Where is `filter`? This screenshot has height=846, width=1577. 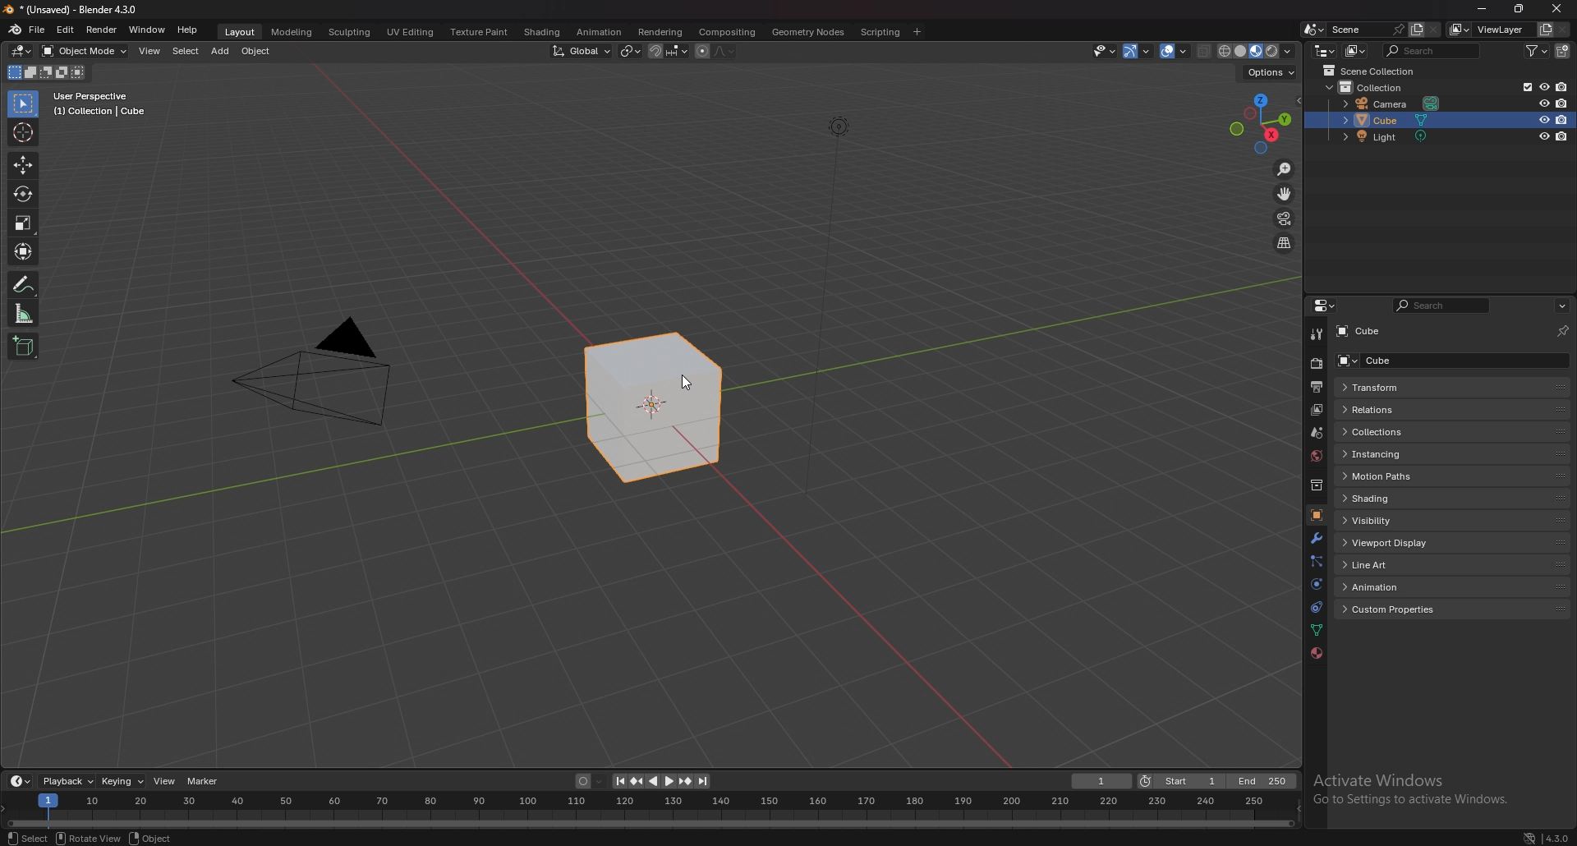
filter is located at coordinates (1537, 50).